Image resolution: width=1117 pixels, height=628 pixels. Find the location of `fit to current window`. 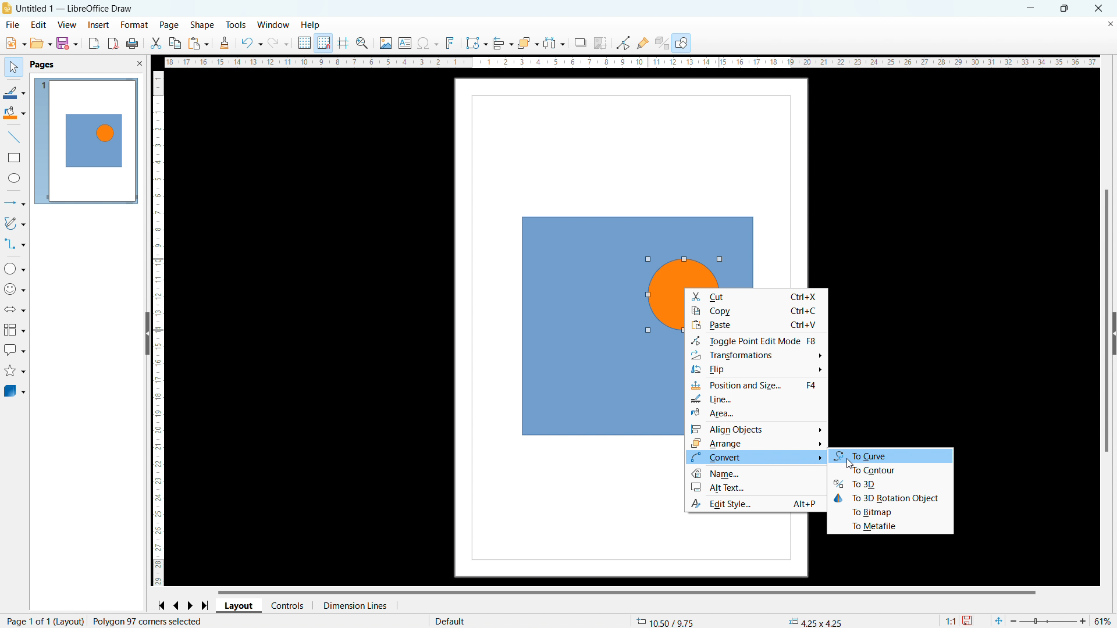

fit to current window is located at coordinates (998, 620).